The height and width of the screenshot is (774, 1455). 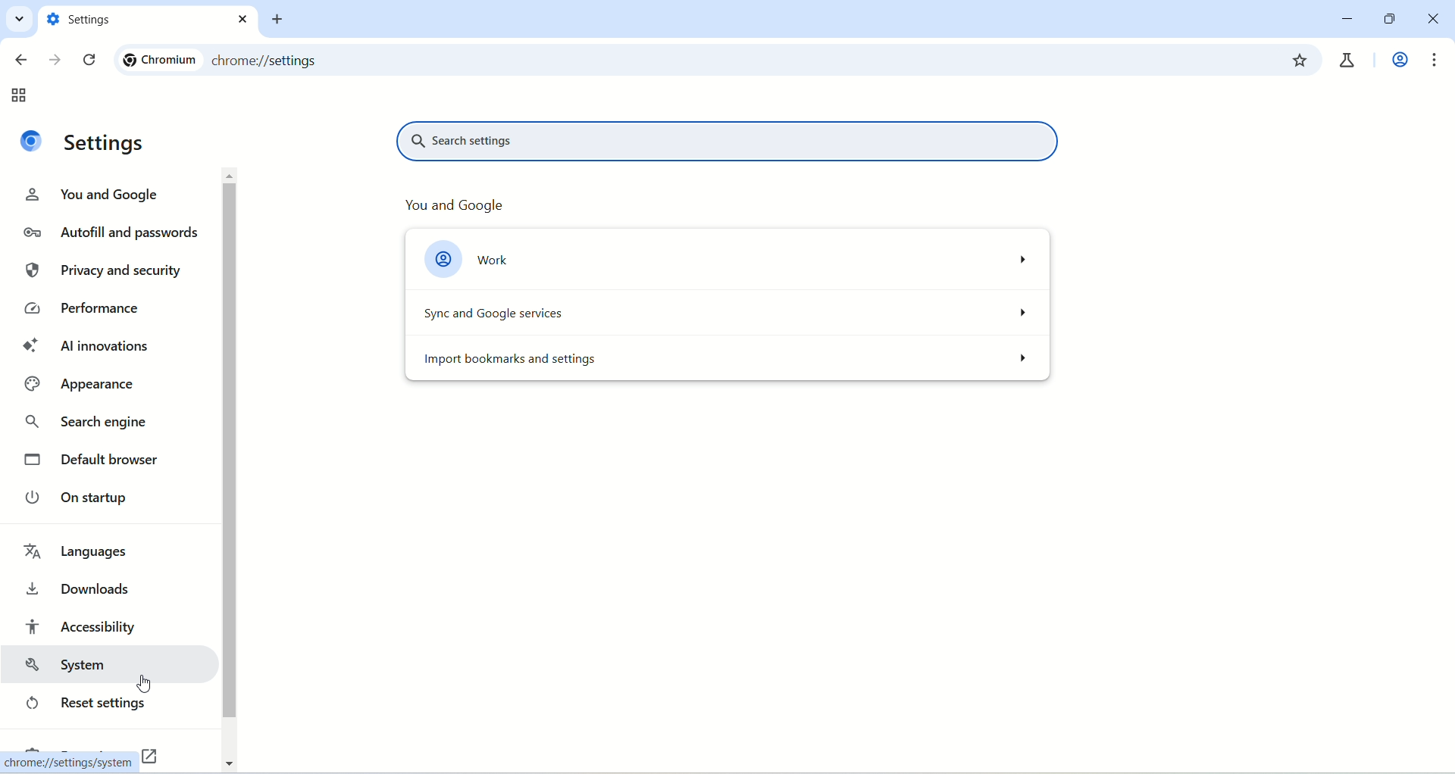 I want to click on system, so click(x=102, y=665).